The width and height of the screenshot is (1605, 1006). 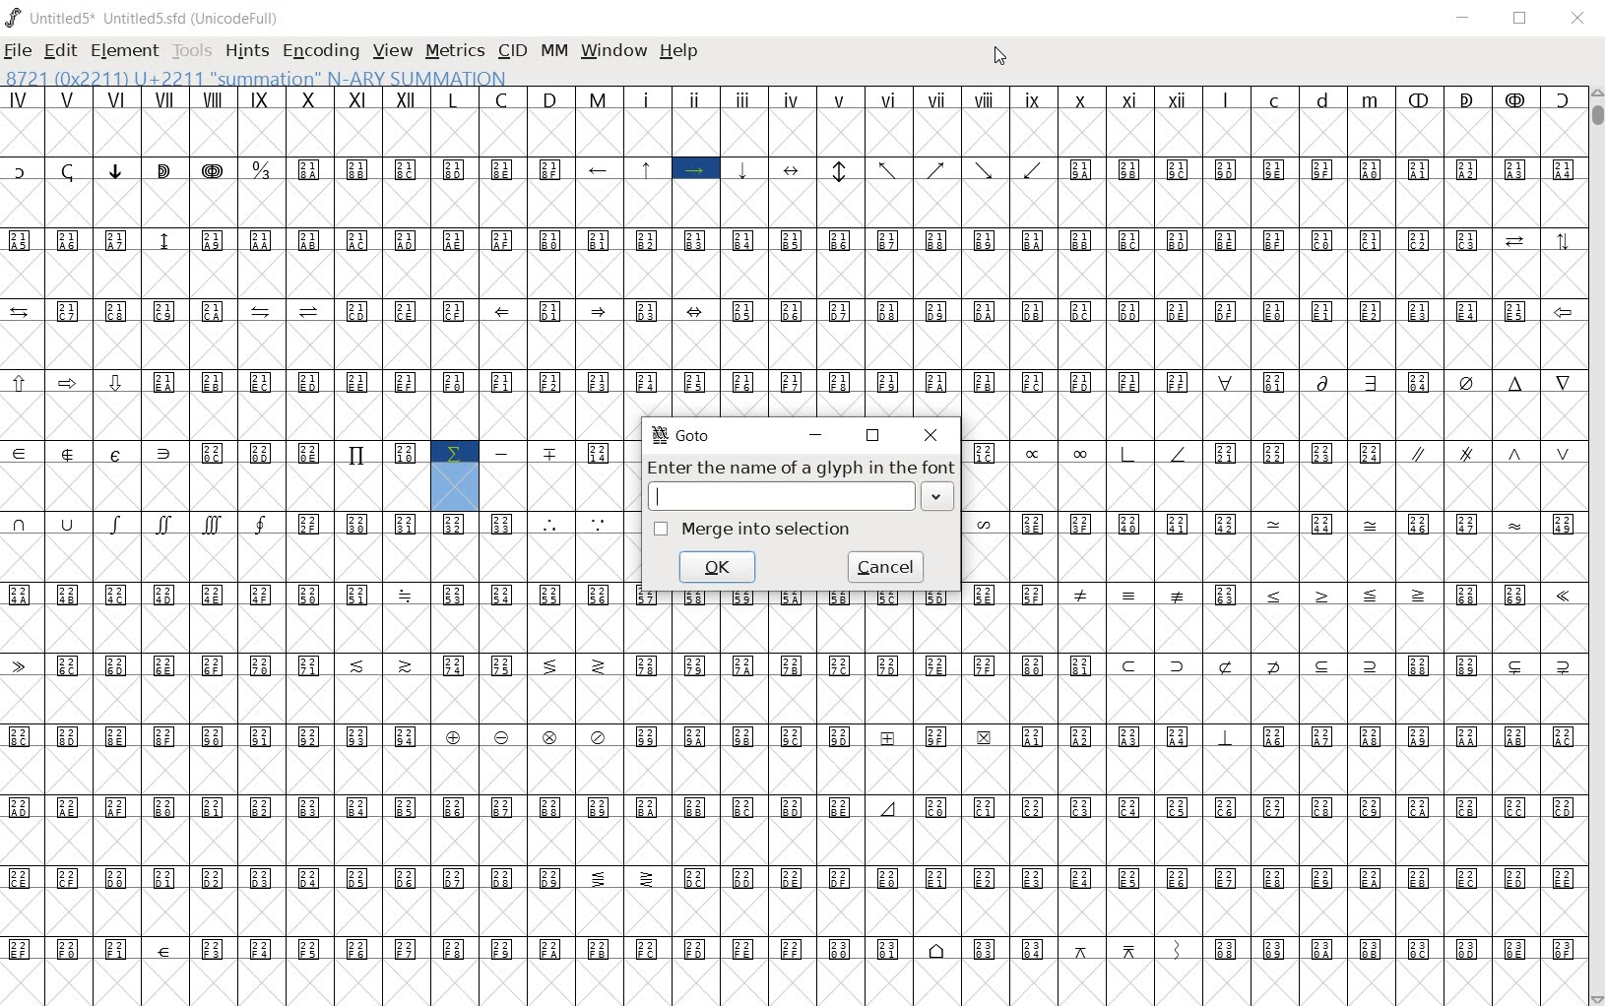 What do you see at coordinates (794, 983) in the screenshot?
I see `empty cells` at bounding box center [794, 983].